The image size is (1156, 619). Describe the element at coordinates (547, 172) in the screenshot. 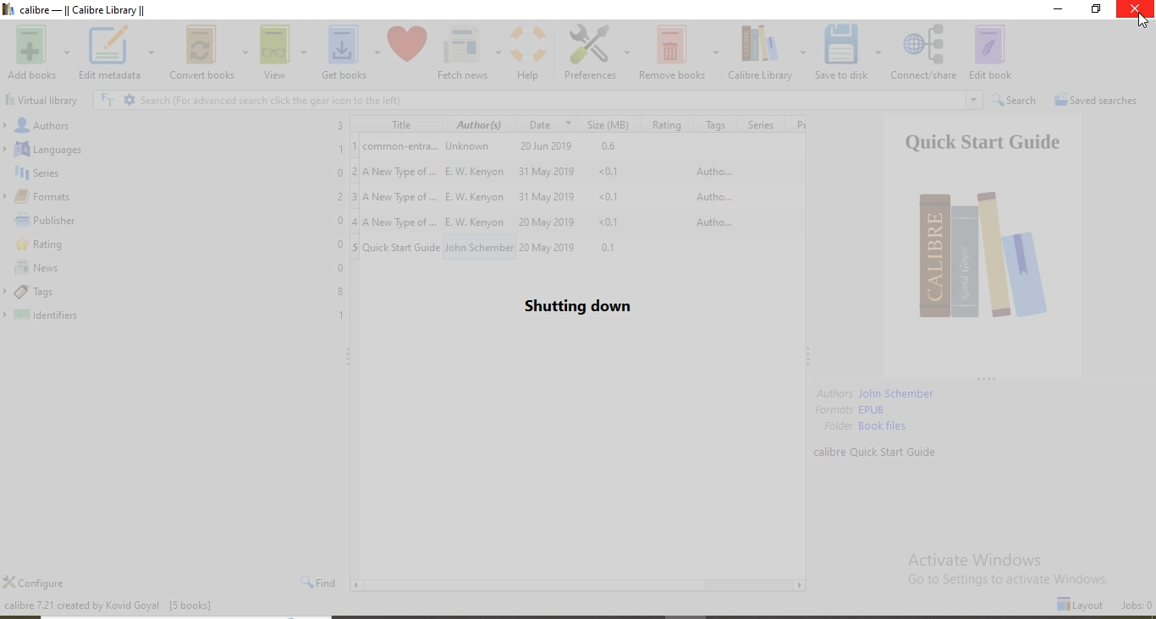

I see `31 May 2019` at that location.